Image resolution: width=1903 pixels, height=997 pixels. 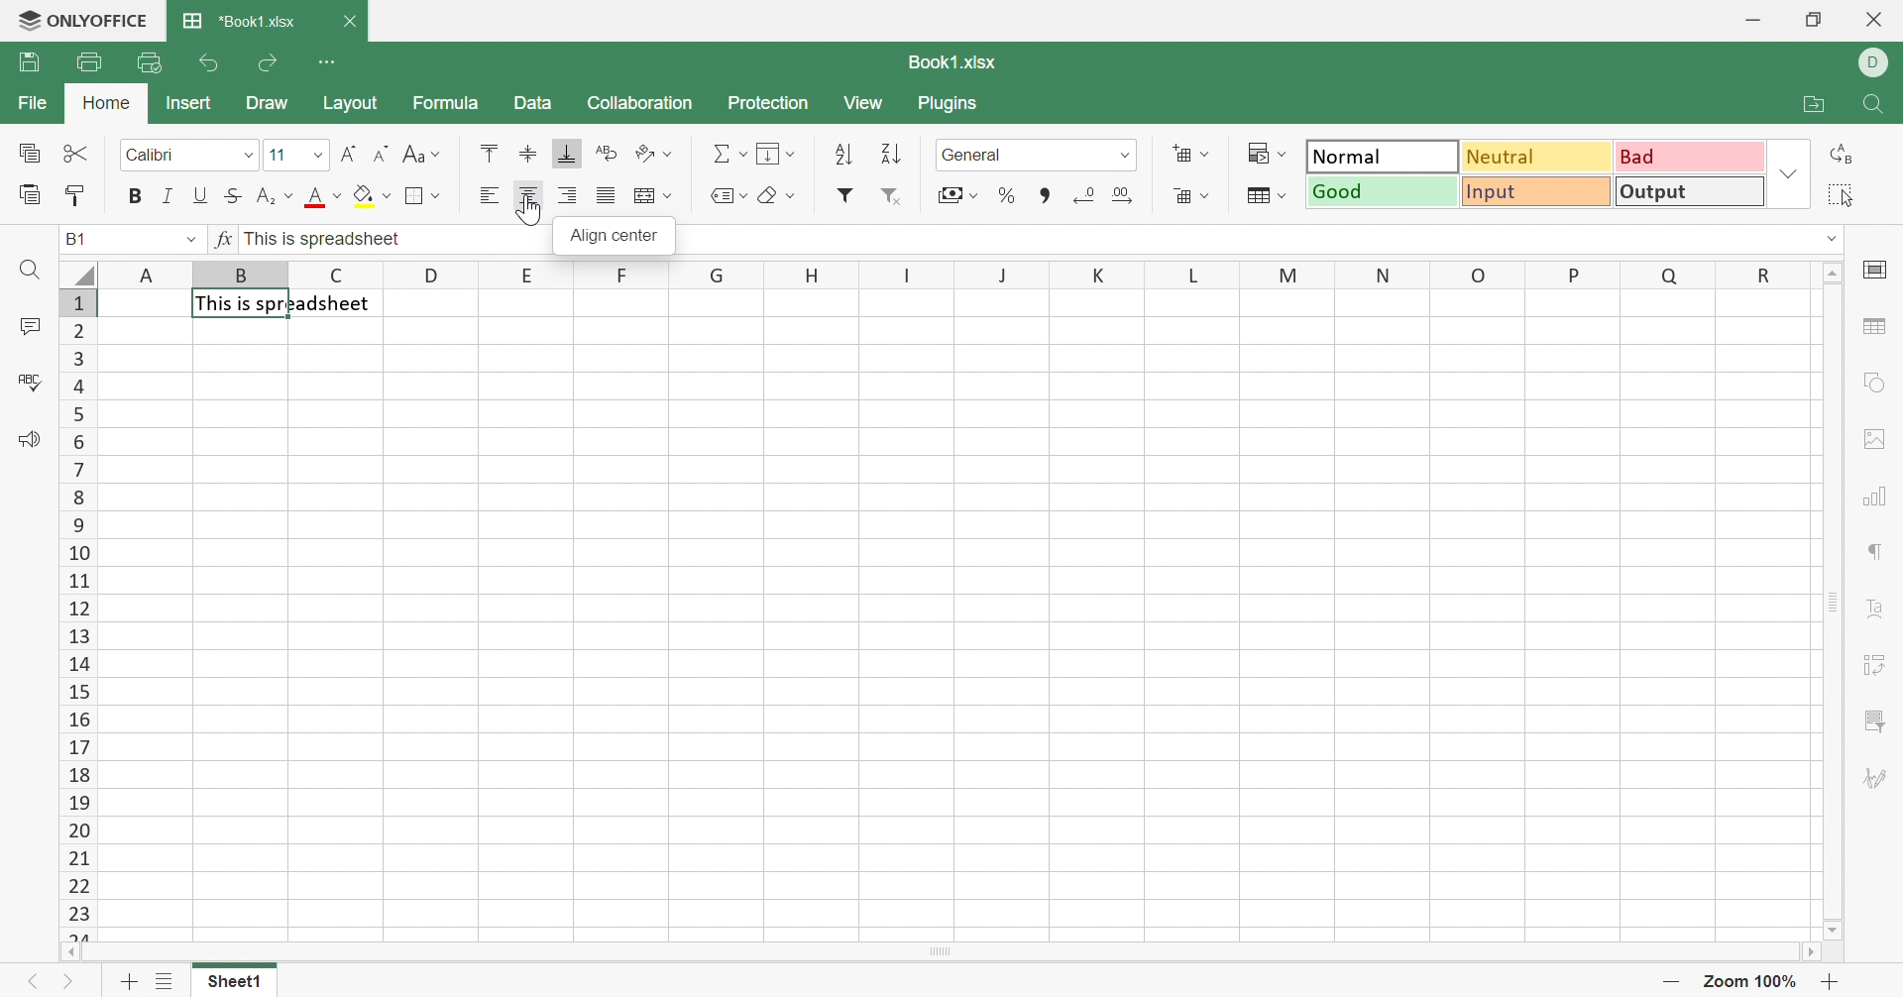 What do you see at coordinates (28, 153) in the screenshot?
I see `Copy` at bounding box center [28, 153].